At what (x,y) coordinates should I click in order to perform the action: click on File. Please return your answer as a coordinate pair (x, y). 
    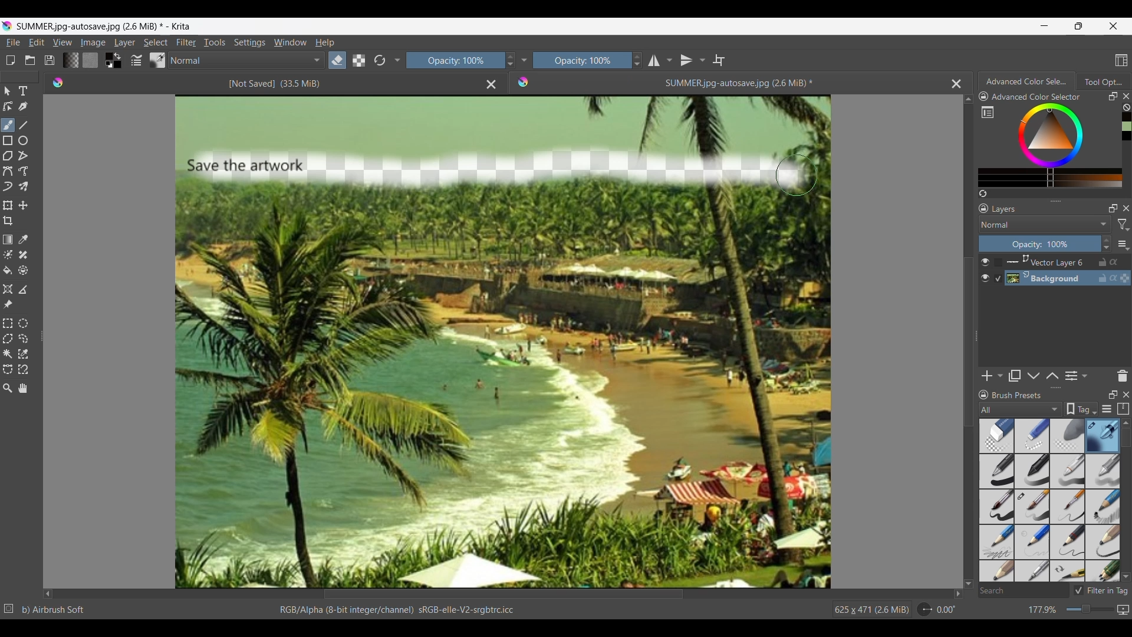
    Looking at the image, I should click on (12, 42).